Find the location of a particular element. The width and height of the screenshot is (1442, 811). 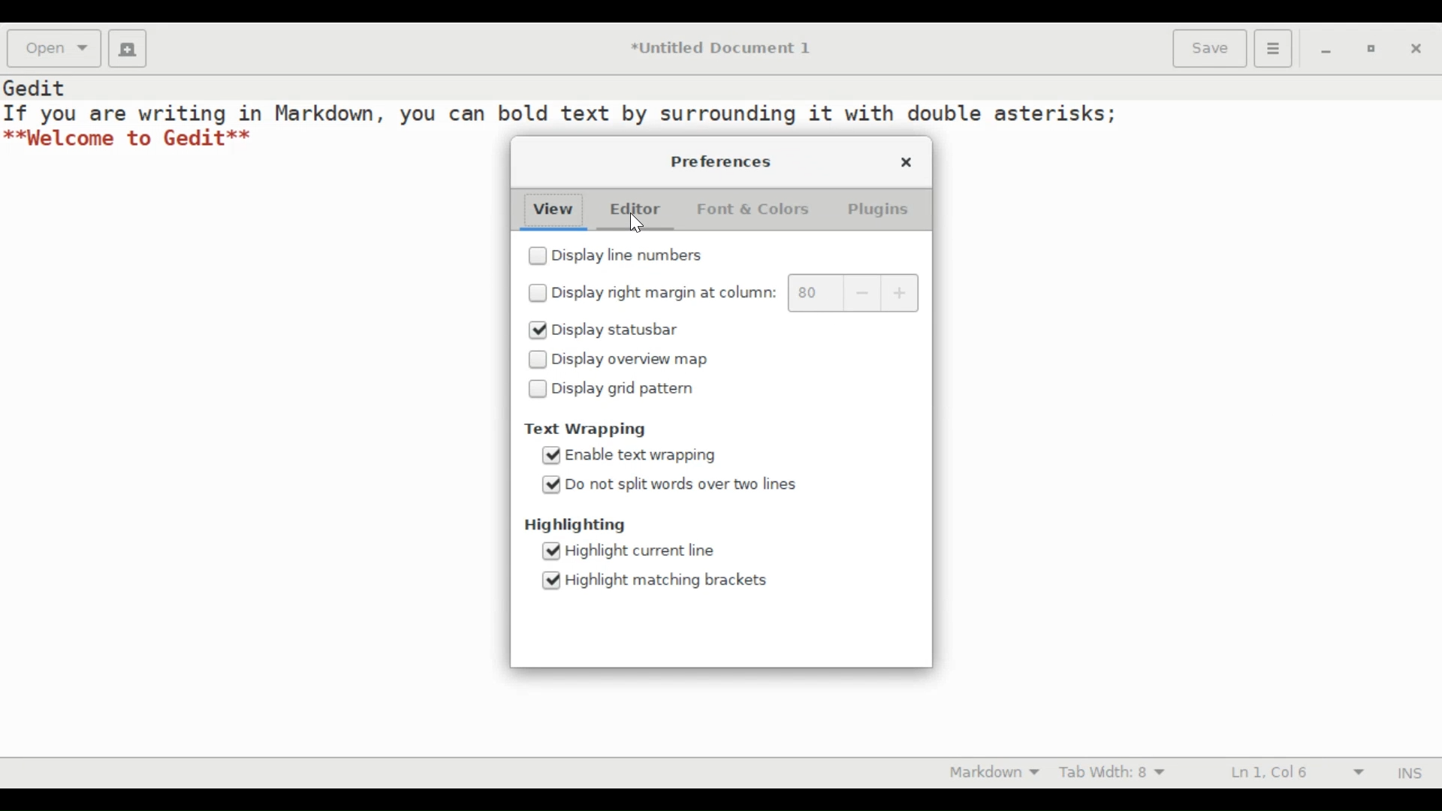

Display grid pattern is located at coordinates (625, 388).